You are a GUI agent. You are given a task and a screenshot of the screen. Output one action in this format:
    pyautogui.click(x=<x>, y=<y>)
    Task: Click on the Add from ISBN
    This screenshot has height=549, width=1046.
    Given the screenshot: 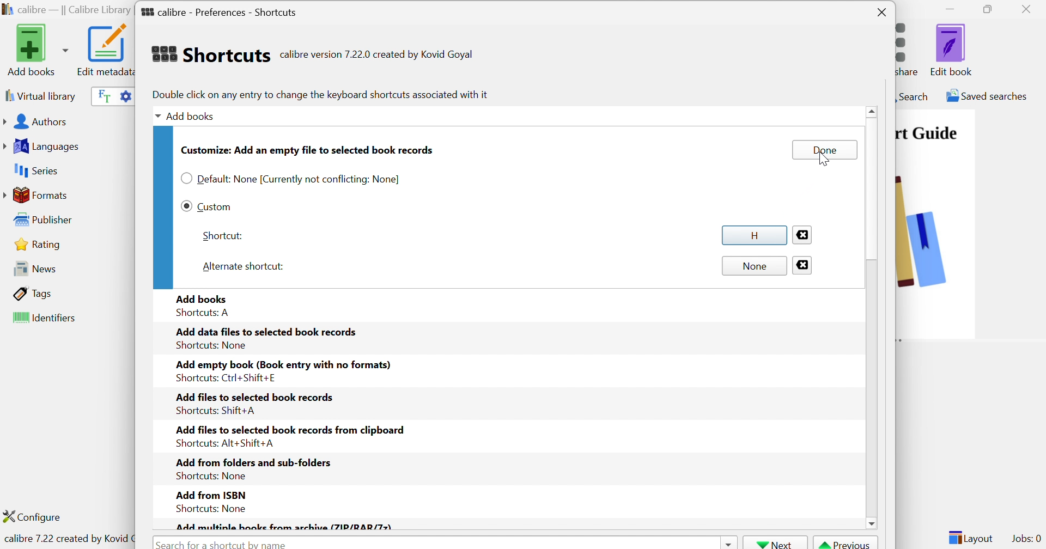 What is the action you would take?
    pyautogui.click(x=210, y=493)
    